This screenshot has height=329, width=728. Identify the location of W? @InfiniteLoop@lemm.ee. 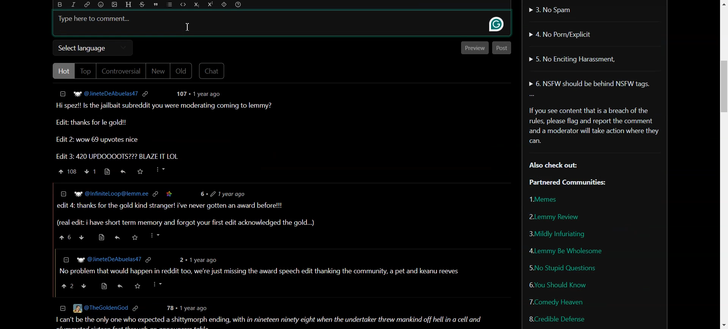
(118, 193).